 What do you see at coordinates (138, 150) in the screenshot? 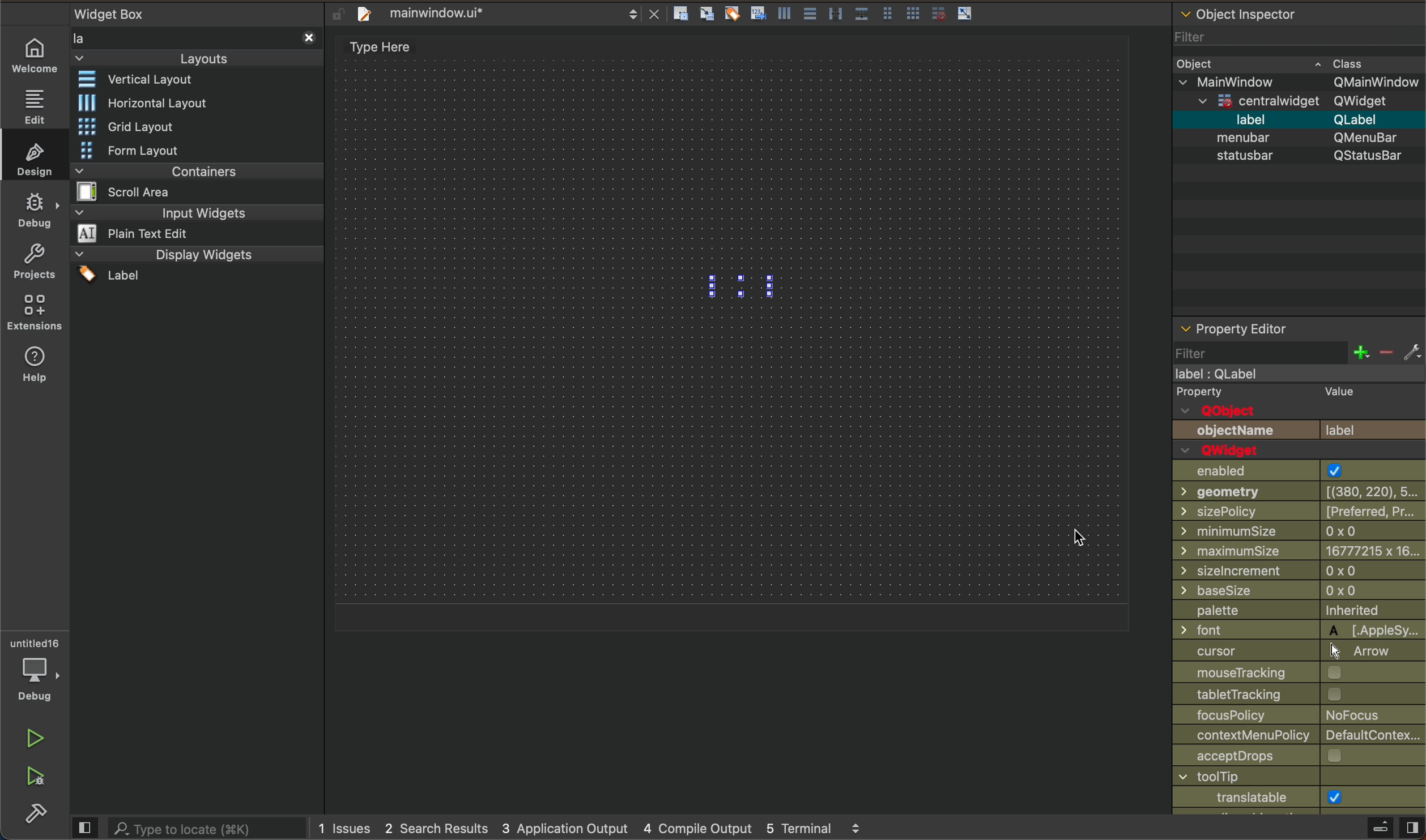
I see `form layout` at bounding box center [138, 150].